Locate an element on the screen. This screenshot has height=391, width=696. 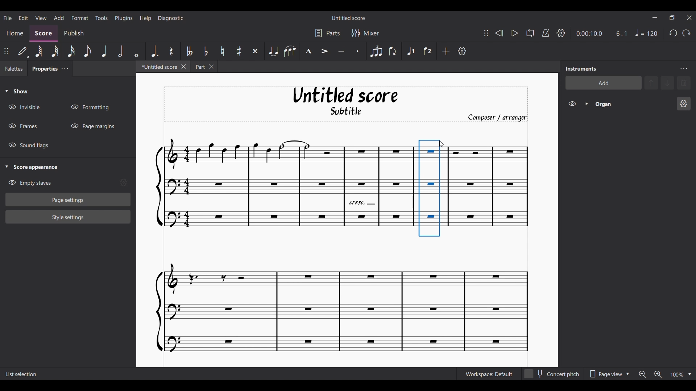
Hide Sound flags is located at coordinates (28, 146).